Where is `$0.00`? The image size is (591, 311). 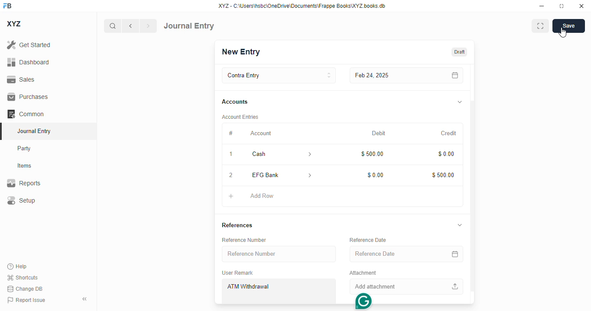
$0.00 is located at coordinates (445, 153).